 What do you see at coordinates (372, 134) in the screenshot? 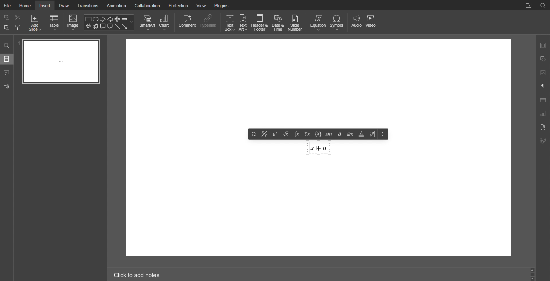
I see `Matrix` at bounding box center [372, 134].